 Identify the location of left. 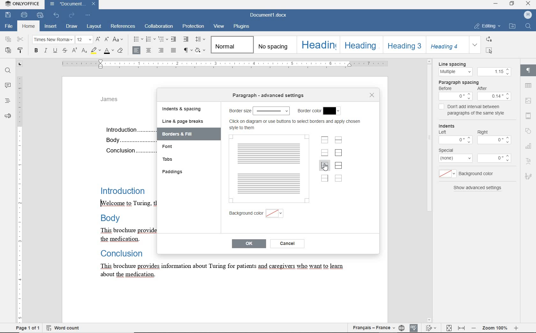
(442, 131).